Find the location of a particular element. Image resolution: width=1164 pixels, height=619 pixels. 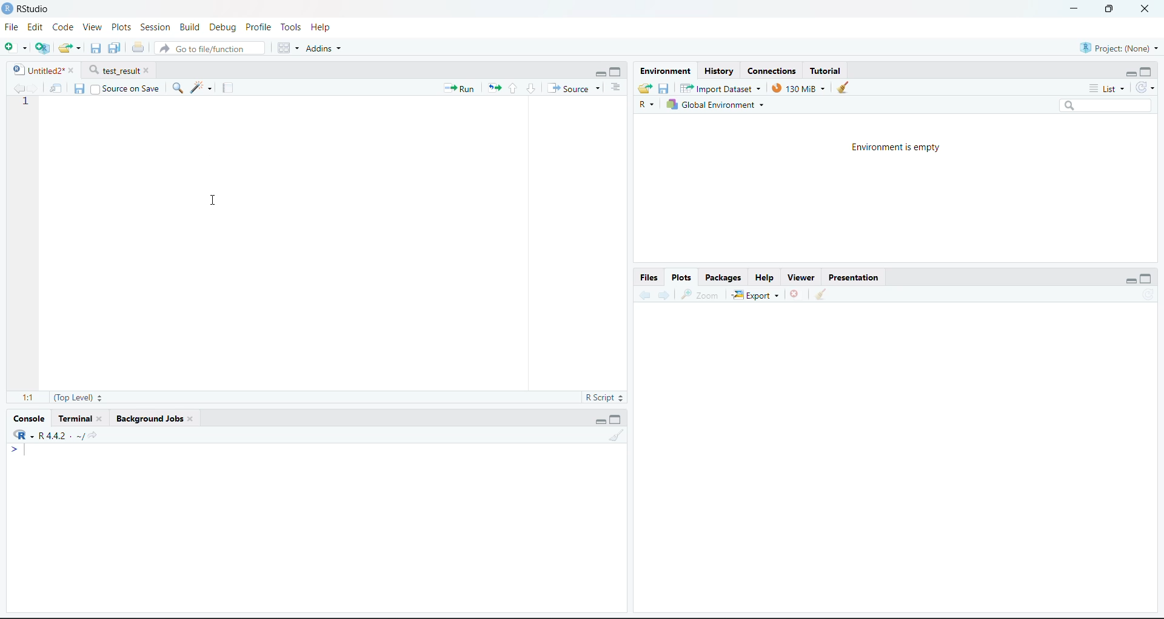

Go forward to the next source location (Ctrl + F10) is located at coordinates (666, 295).